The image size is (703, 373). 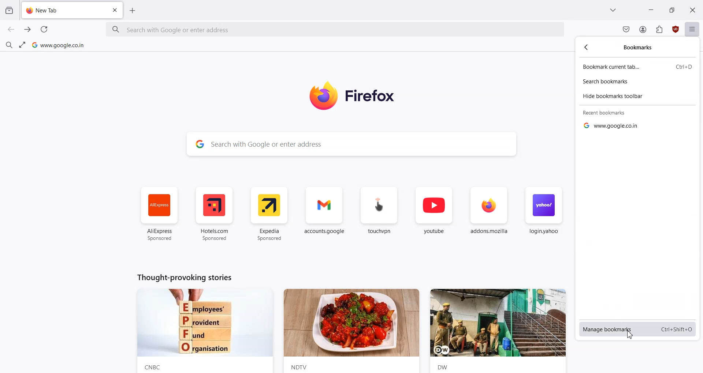 I want to click on Bookmark current tab, so click(x=620, y=66).